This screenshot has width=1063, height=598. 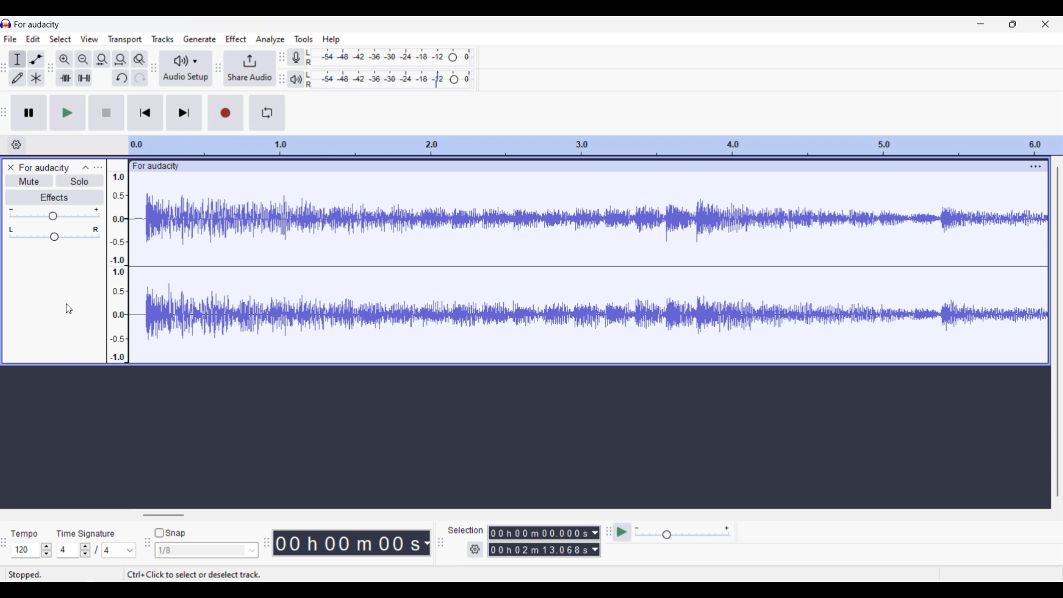 I want to click on Mute, so click(x=29, y=181).